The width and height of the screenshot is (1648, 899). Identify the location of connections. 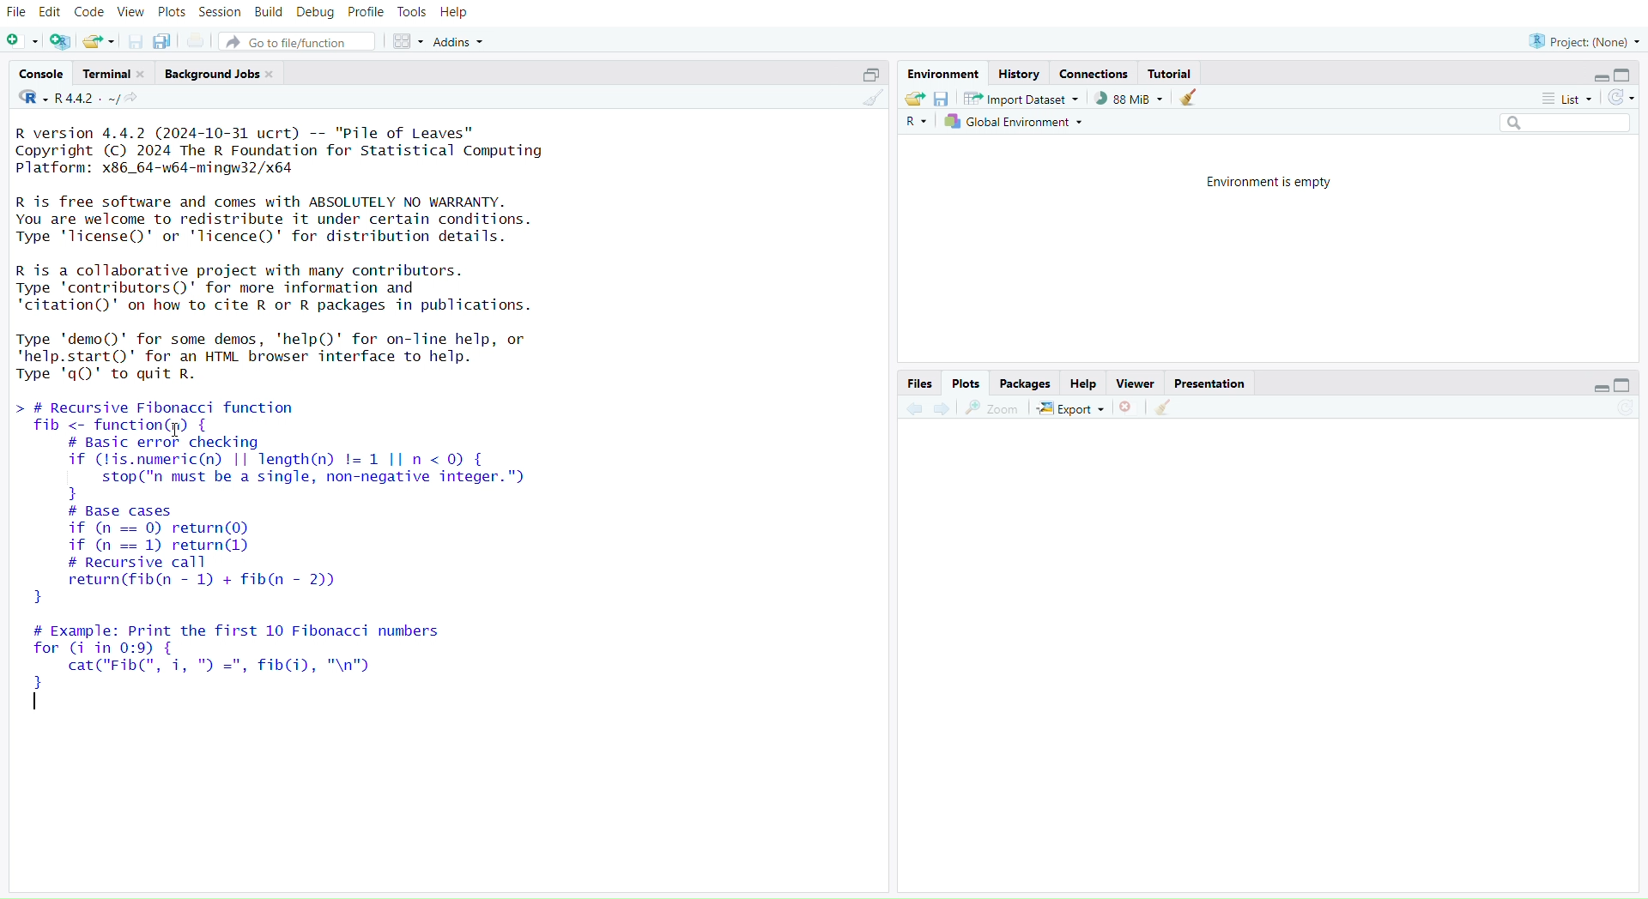
(1094, 75).